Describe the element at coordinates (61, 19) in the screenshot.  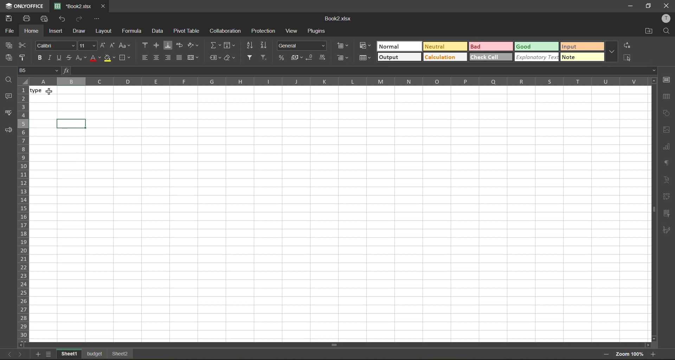
I see `undo` at that location.